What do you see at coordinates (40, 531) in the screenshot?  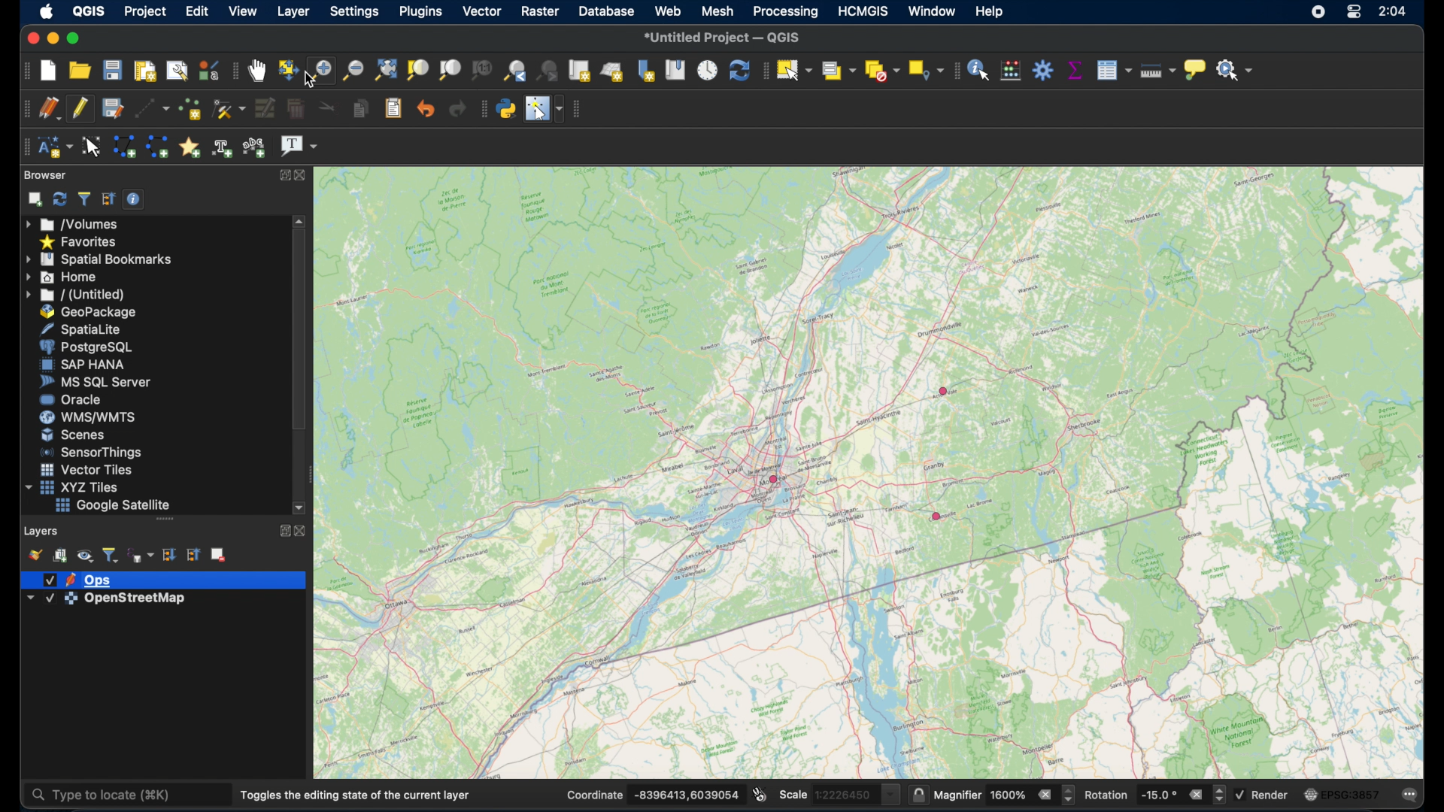 I see `layers` at bounding box center [40, 531].